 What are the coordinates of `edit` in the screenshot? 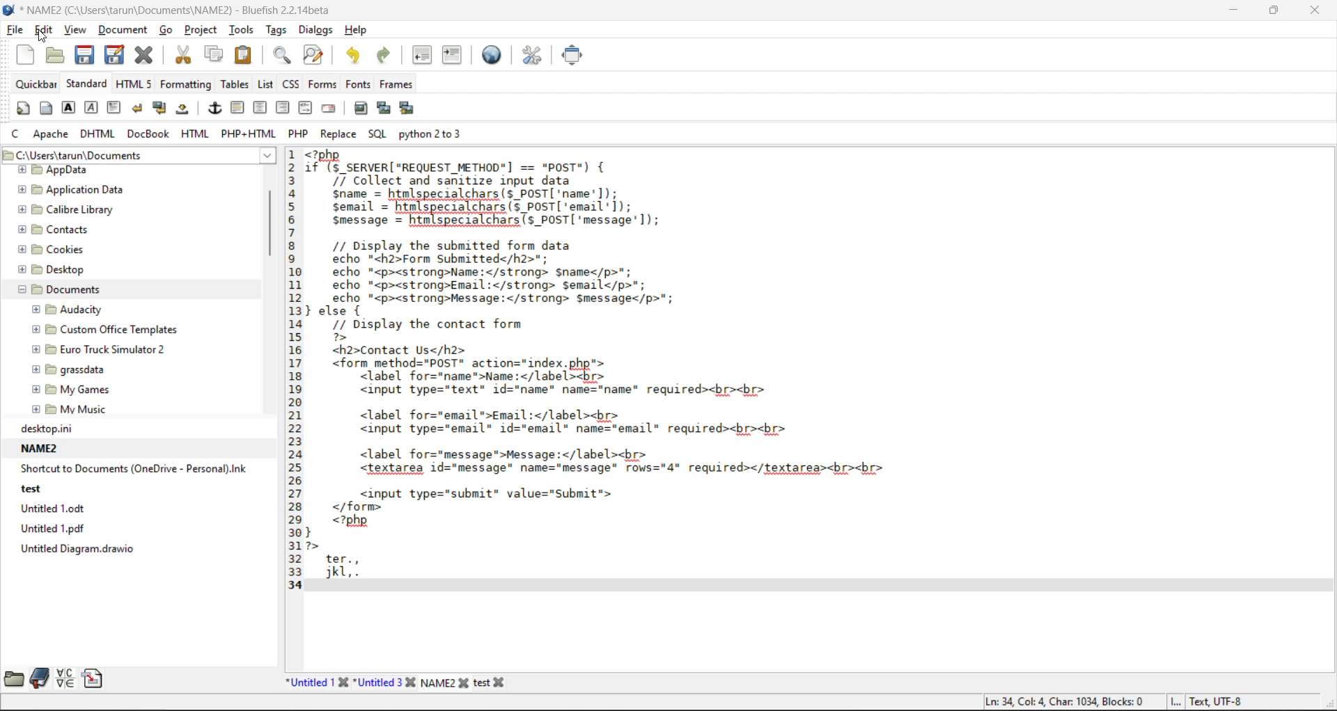 It's located at (44, 30).